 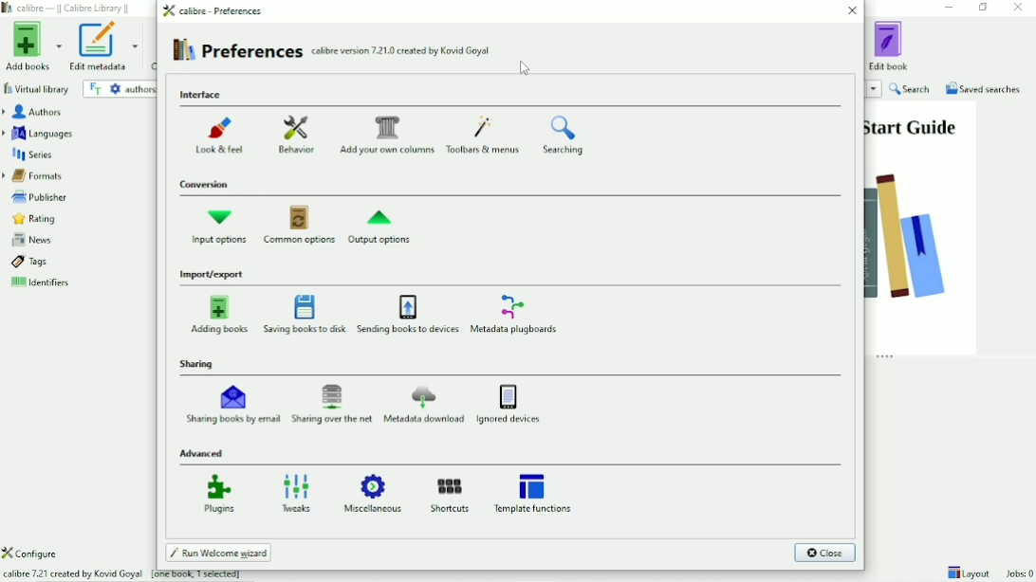 What do you see at coordinates (409, 316) in the screenshot?
I see `Sending books to devices` at bounding box center [409, 316].